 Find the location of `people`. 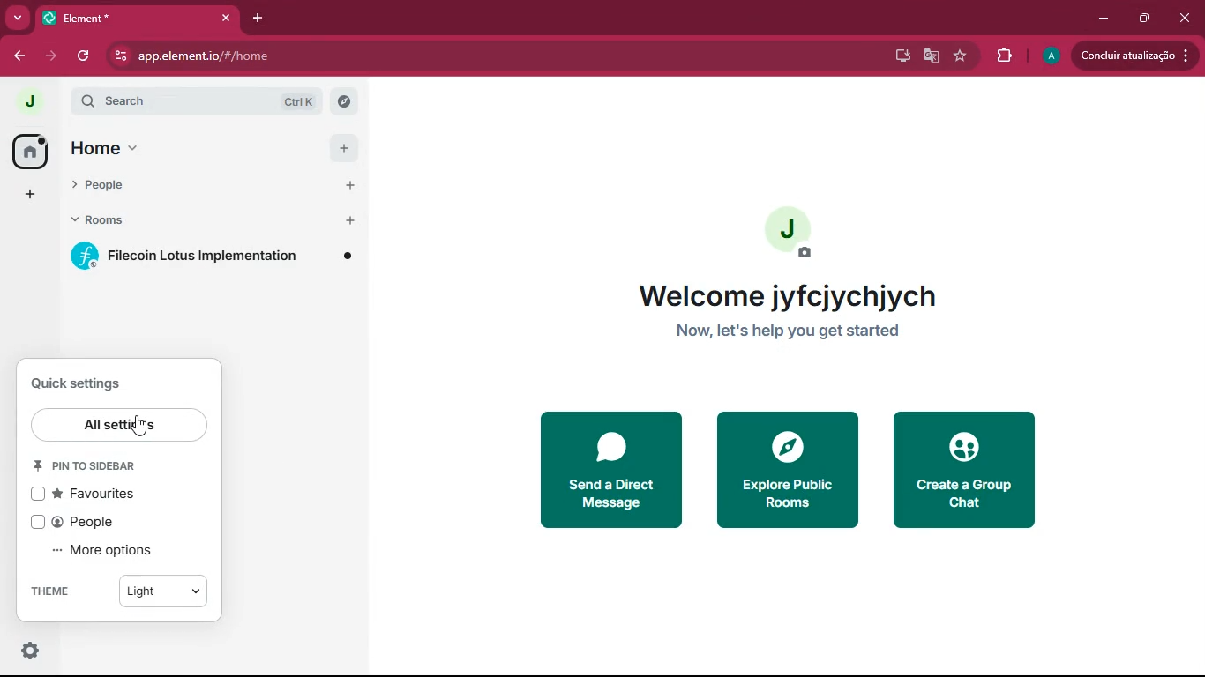

people is located at coordinates (181, 182).